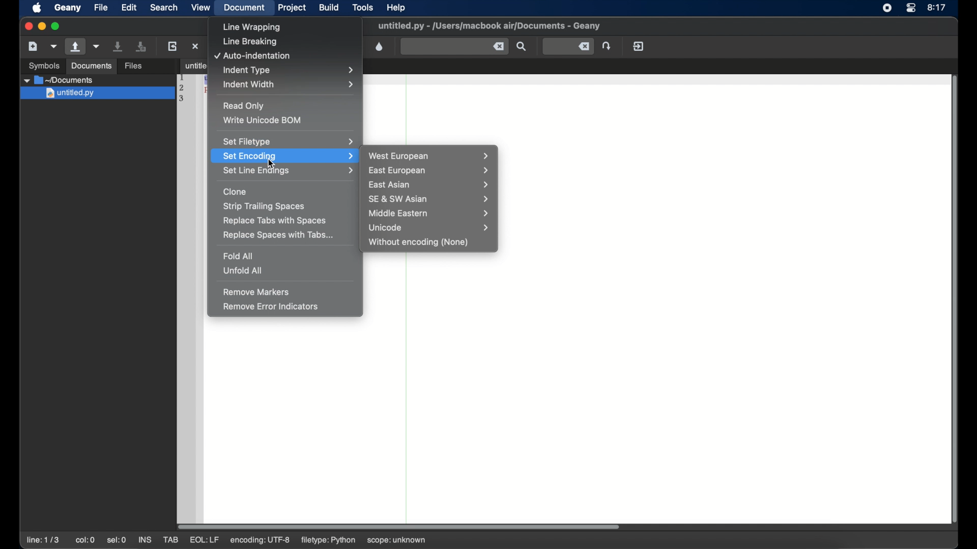  What do you see at coordinates (429, 171) in the screenshot?
I see `east european menu` at bounding box center [429, 171].